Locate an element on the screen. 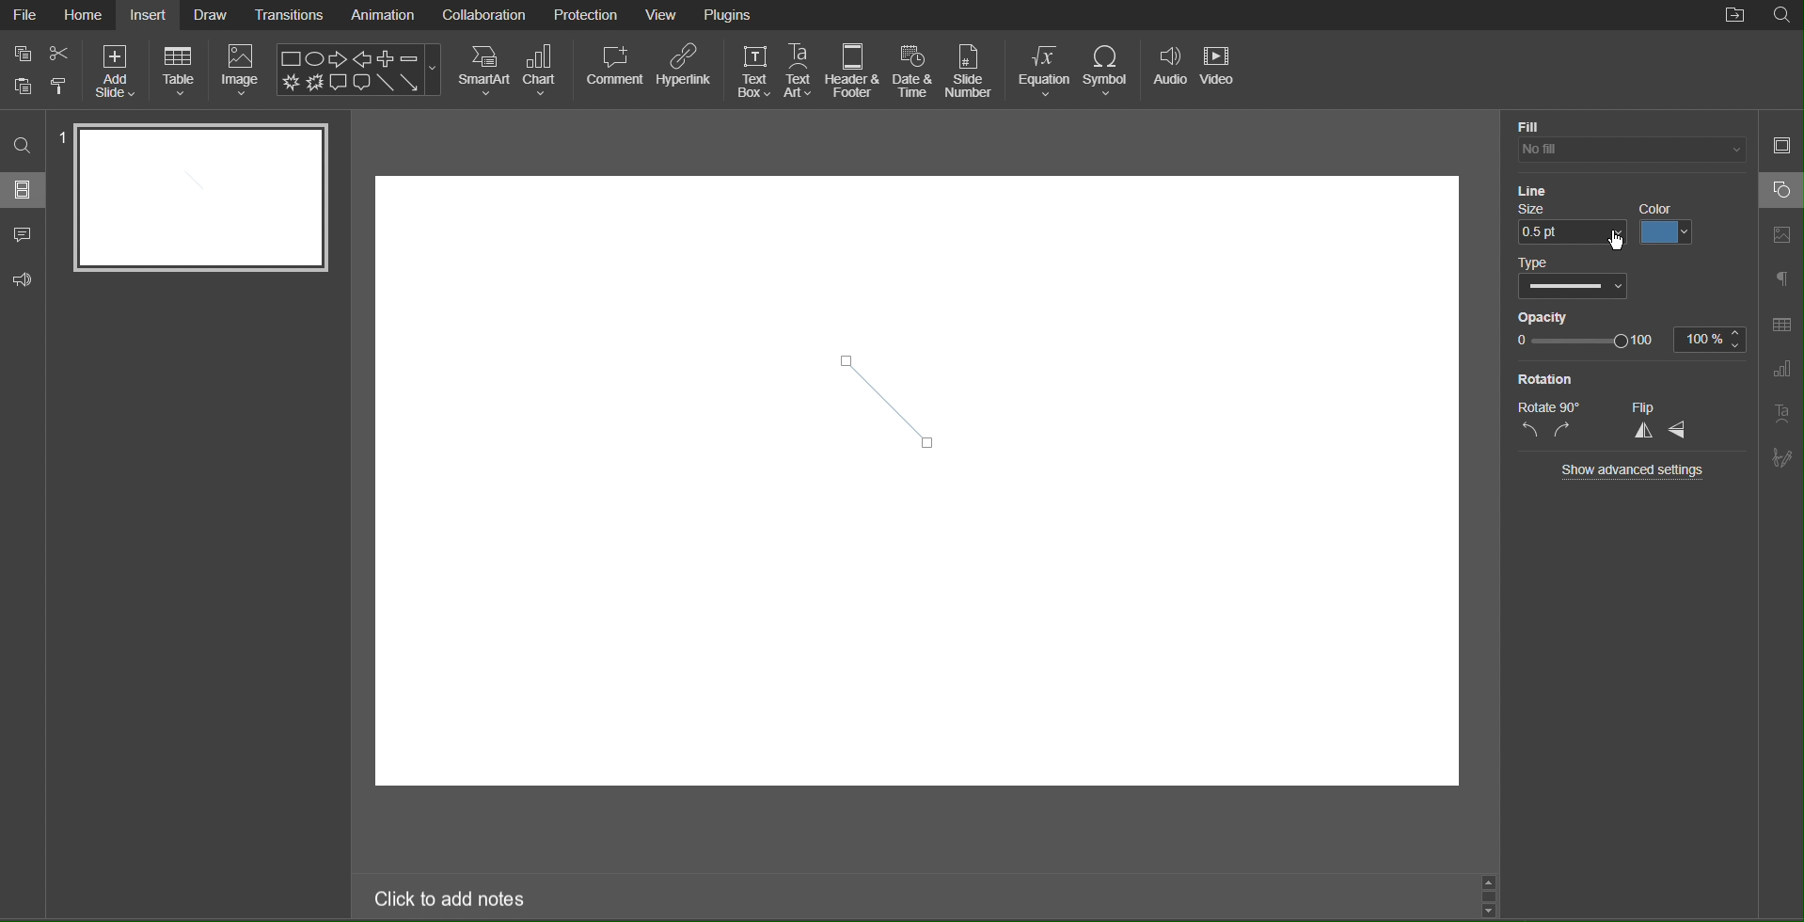  Opacity slider is located at coordinates (1584, 342).